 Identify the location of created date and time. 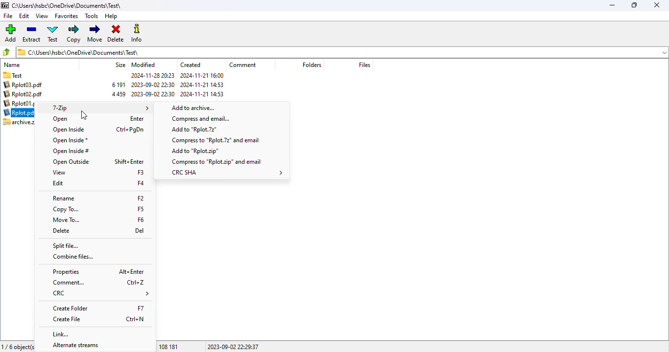
(202, 86).